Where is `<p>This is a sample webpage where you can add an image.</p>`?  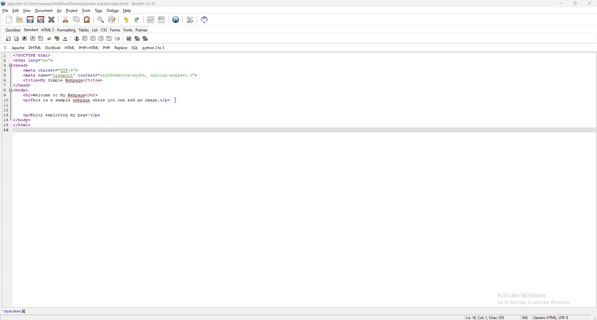
<p>This is a sample webpage where you can add an image.</p> is located at coordinates (96, 101).